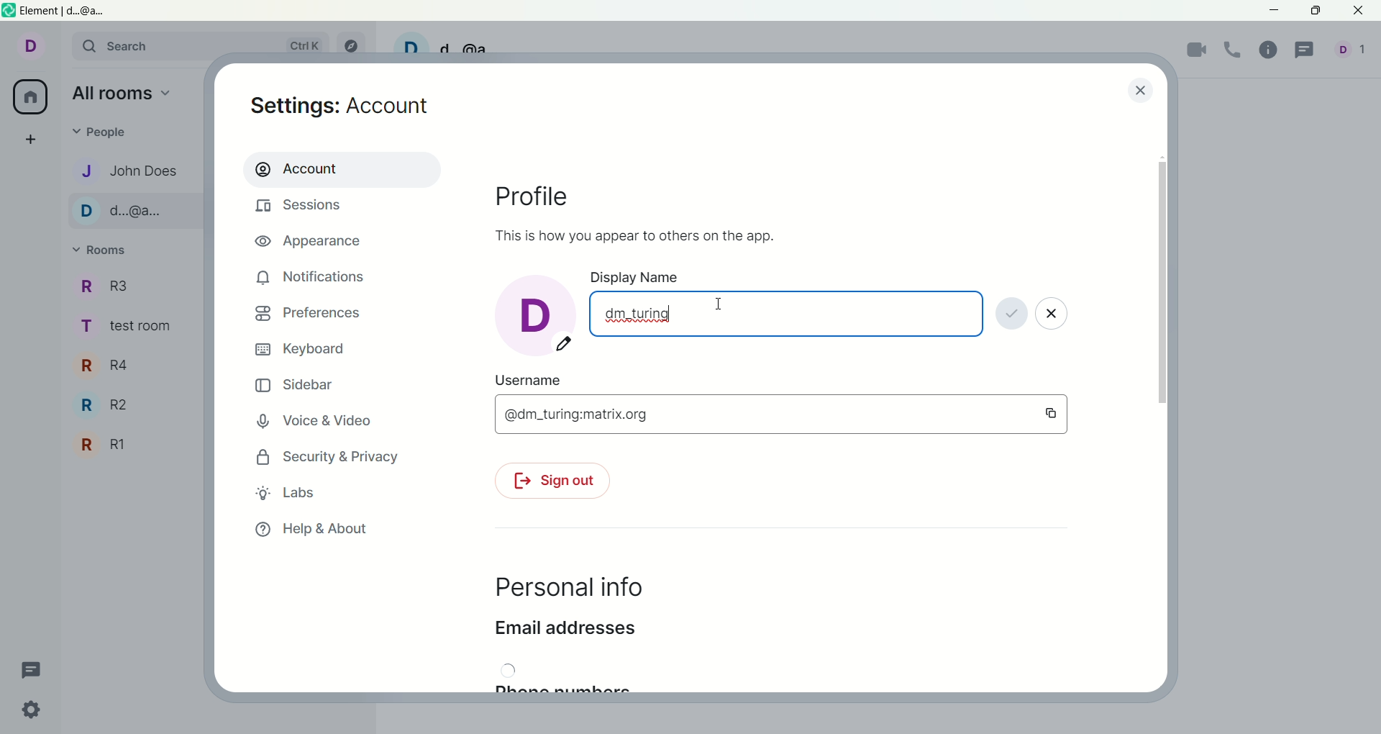 The height and width of the screenshot is (734, 1381). Describe the element at coordinates (35, 140) in the screenshot. I see `create a space` at that location.